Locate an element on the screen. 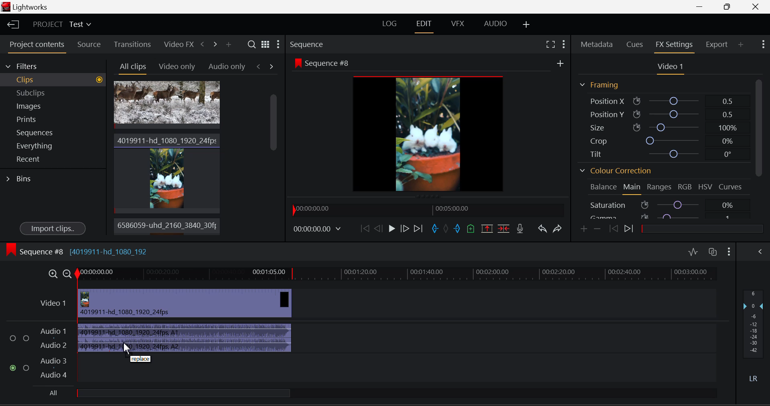 Image resolution: width=770 pixels, height=406 pixels. Add Panel is located at coordinates (741, 45).